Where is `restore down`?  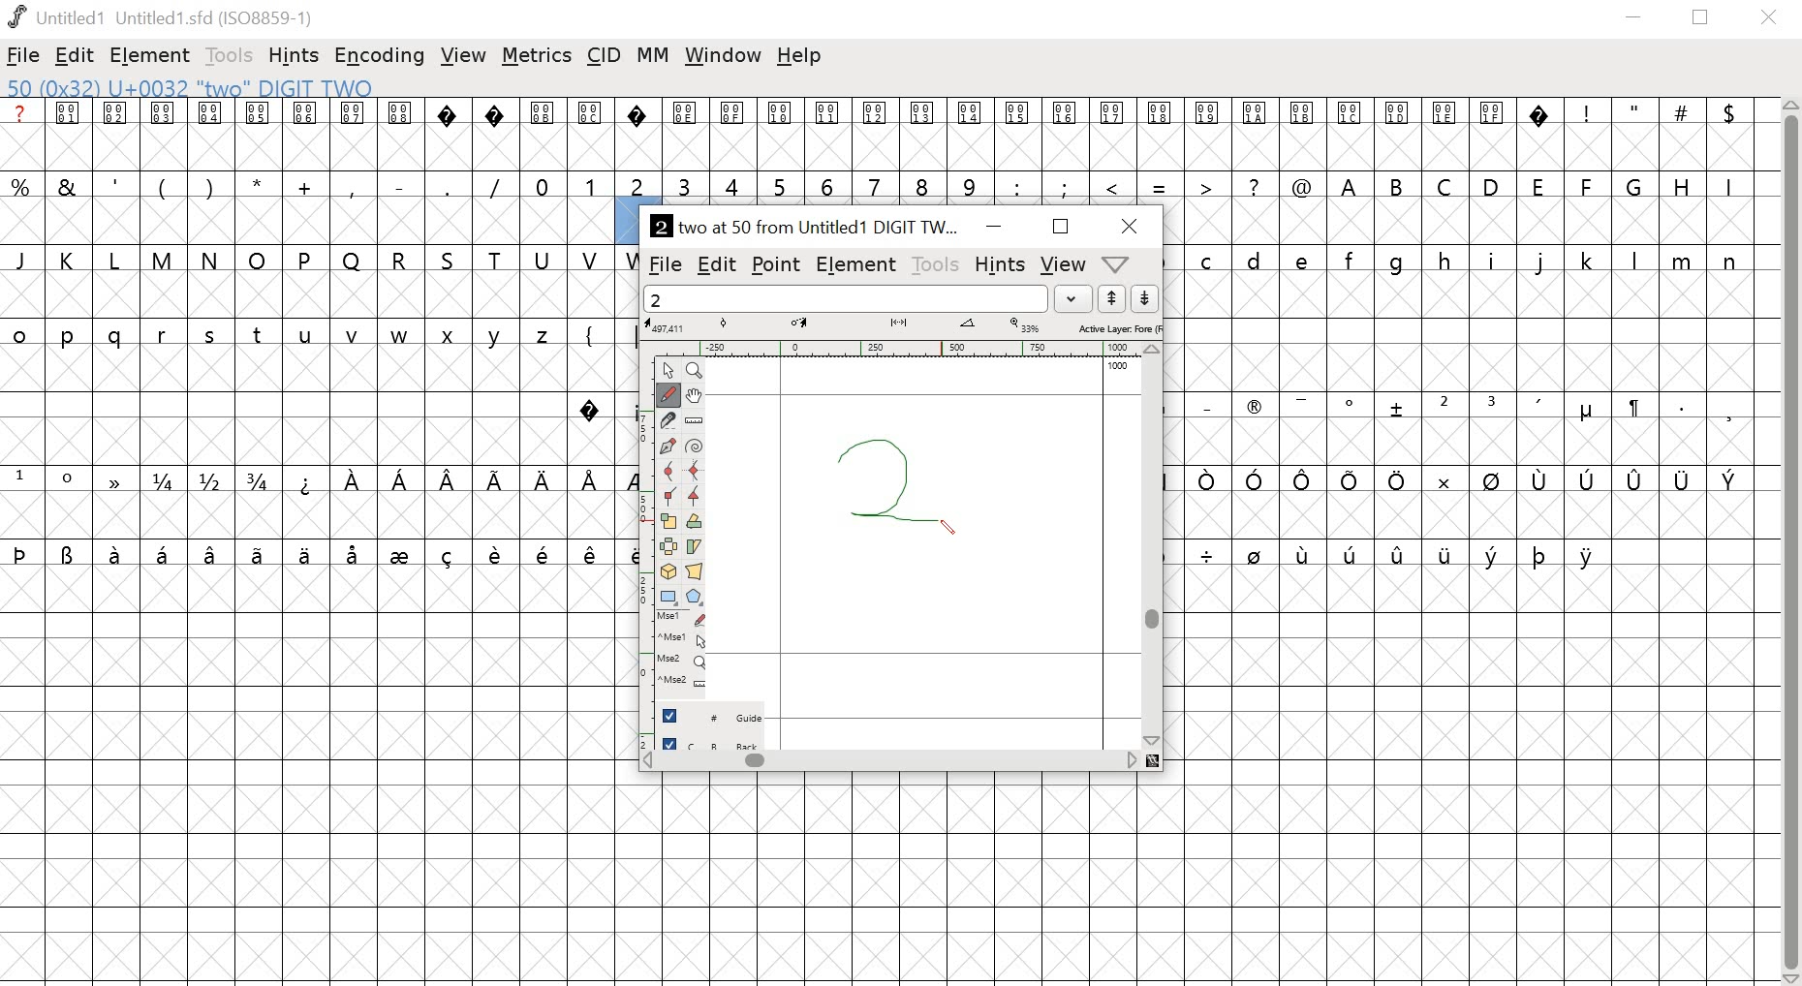
restore down is located at coordinates (1706, 20).